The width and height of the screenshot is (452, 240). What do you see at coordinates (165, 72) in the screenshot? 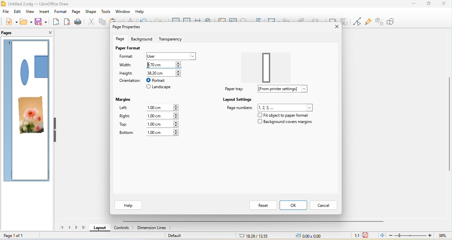
I see `38.20 cm` at bounding box center [165, 72].